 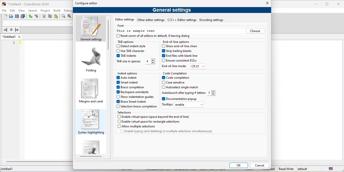 I want to click on file, so click(x=4, y=10).